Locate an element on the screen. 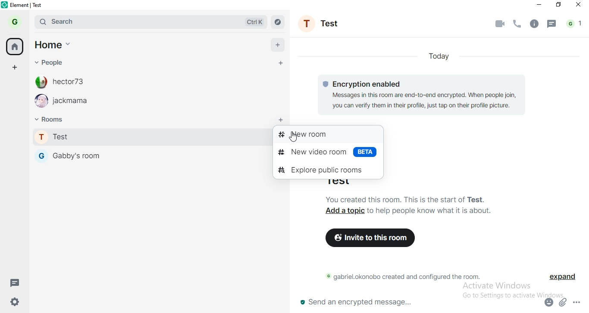 This screenshot has height=313, width=589. phone is located at coordinates (518, 23).